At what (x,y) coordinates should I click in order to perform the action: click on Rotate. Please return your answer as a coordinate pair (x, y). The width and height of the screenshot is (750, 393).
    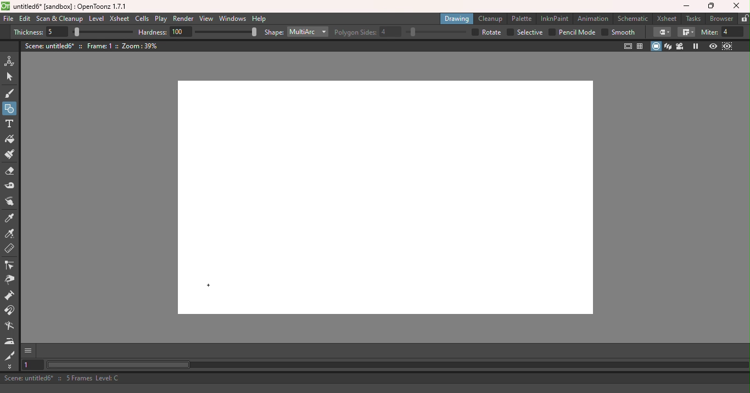
    Looking at the image, I should click on (486, 32).